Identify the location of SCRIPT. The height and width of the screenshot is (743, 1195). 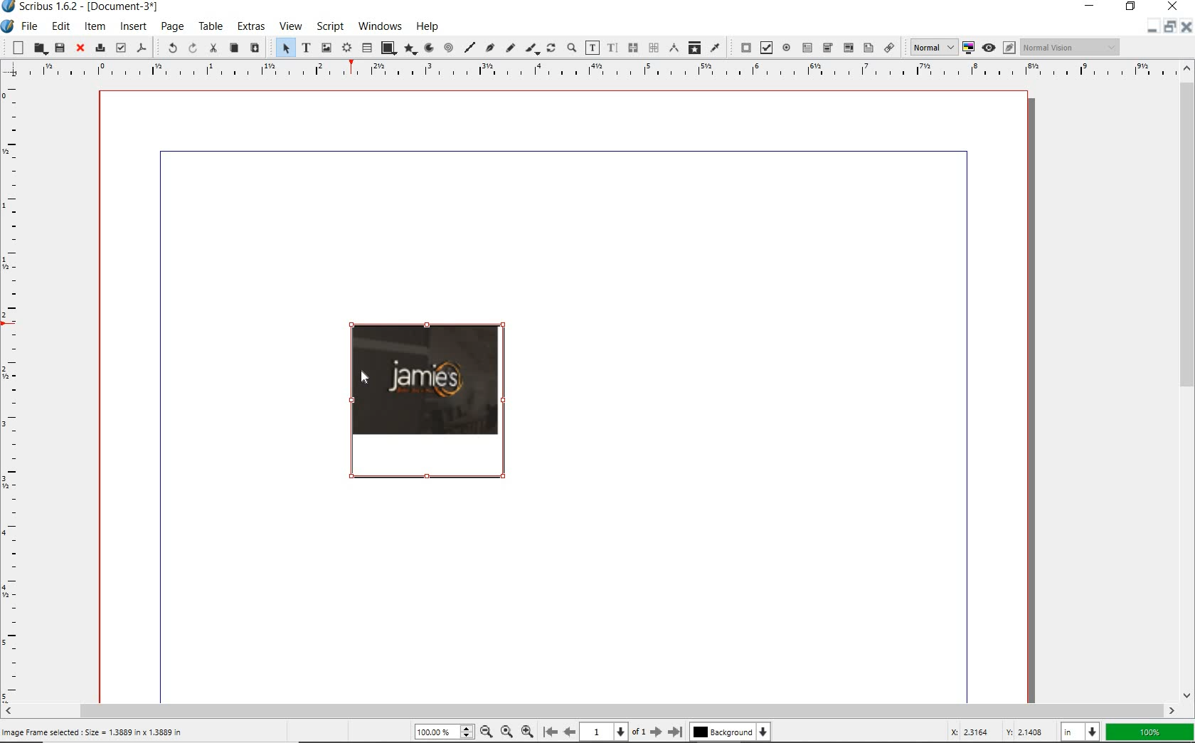
(330, 26).